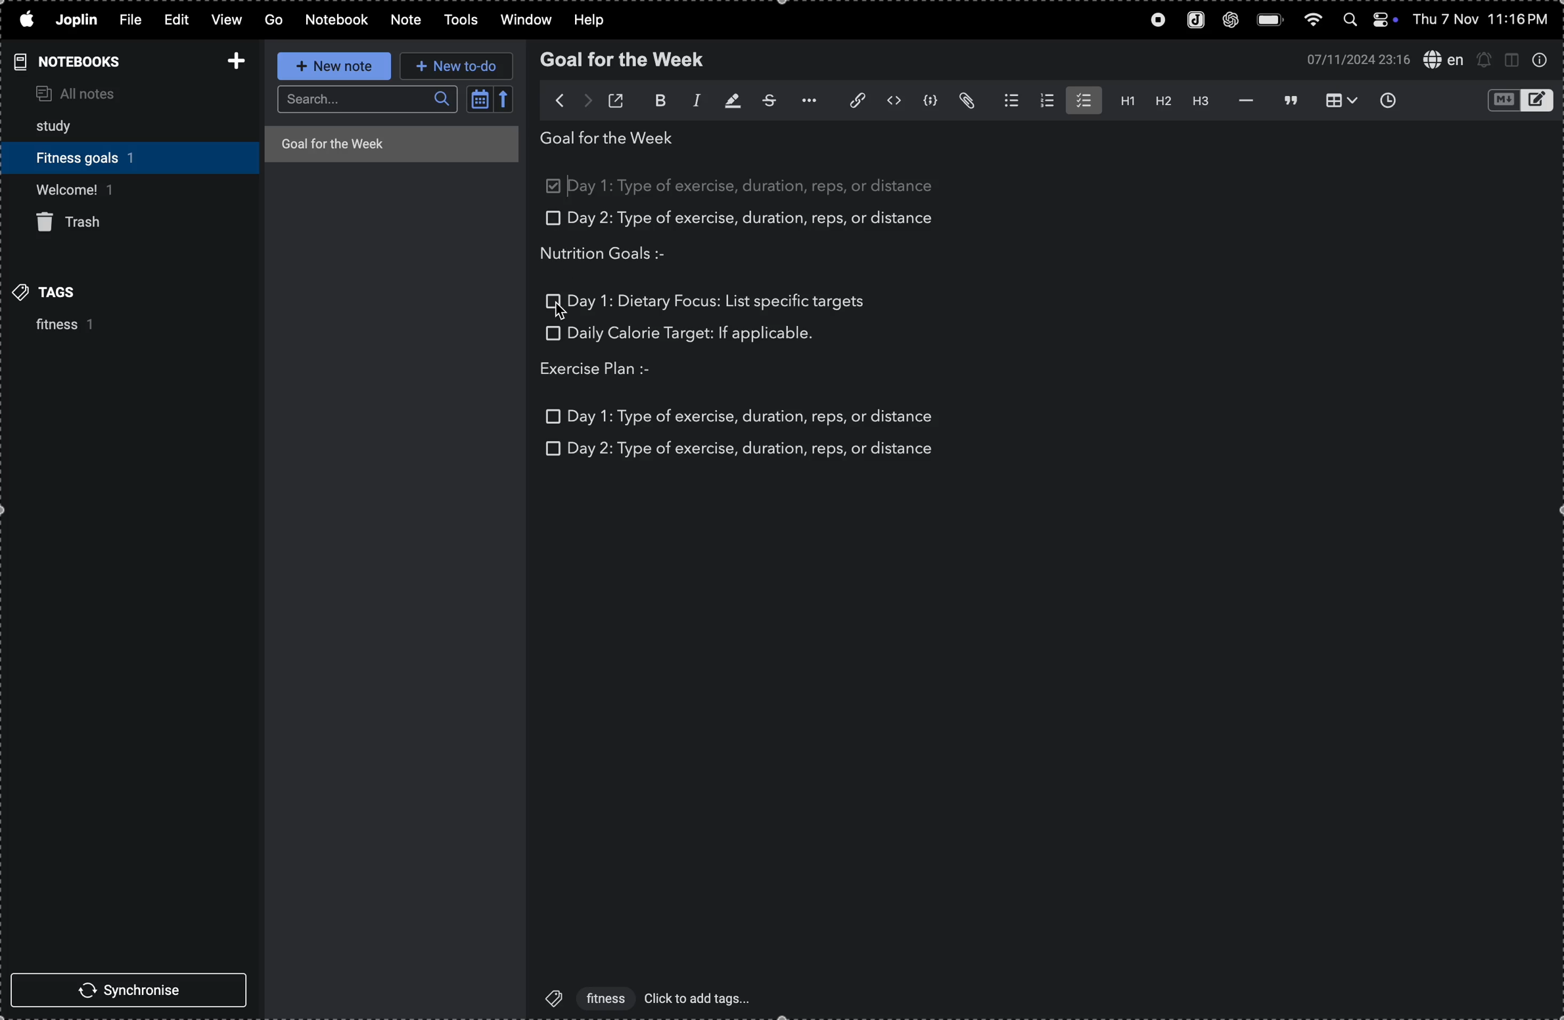 The height and width of the screenshot is (1020, 1564). I want to click on italic, so click(689, 102).